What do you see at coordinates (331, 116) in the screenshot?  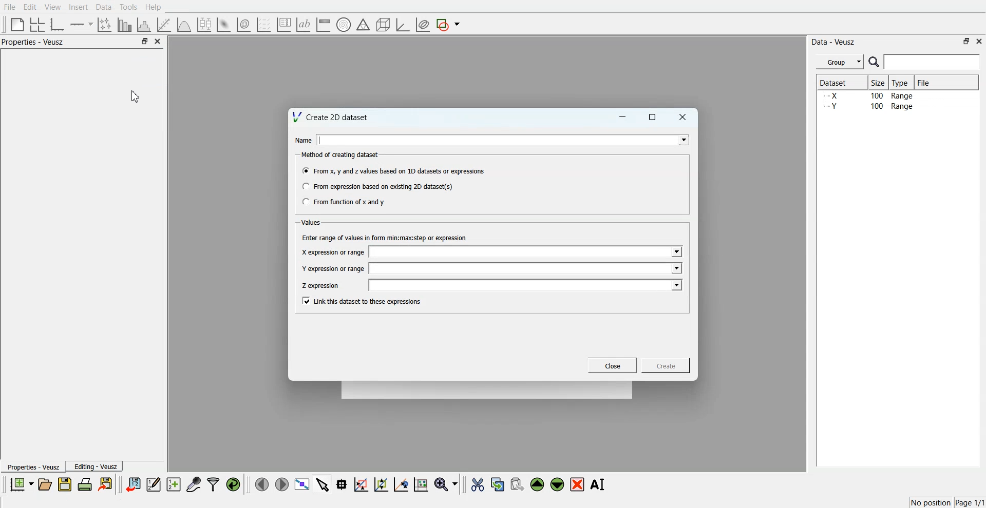 I see `V/ Create 2D dataset` at bounding box center [331, 116].